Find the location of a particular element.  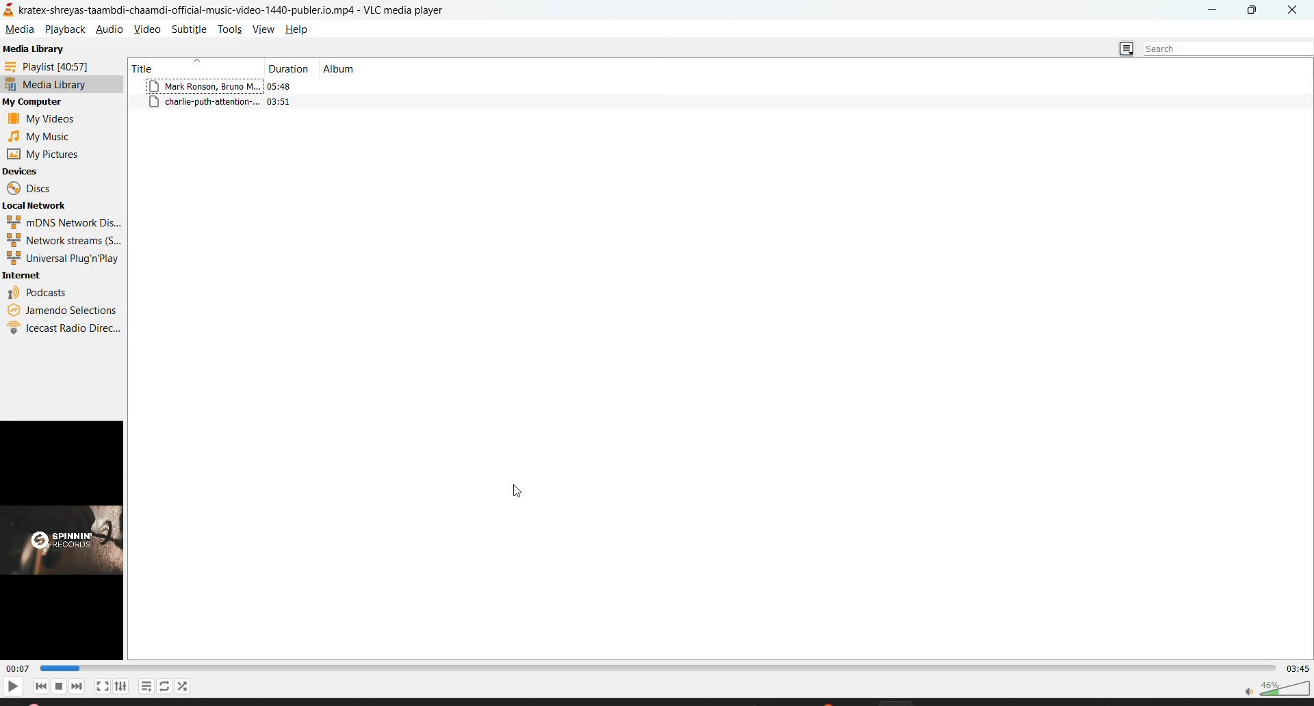

pictures is located at coordinates (47, 155).